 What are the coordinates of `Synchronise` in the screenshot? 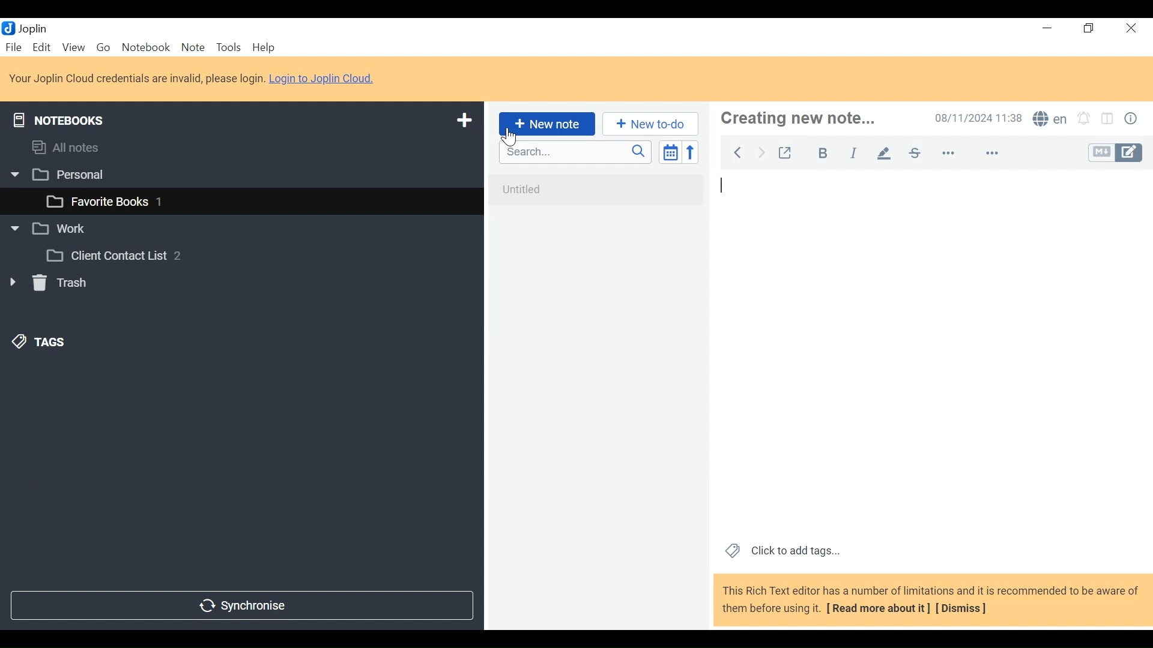 It's located at (244, 605).